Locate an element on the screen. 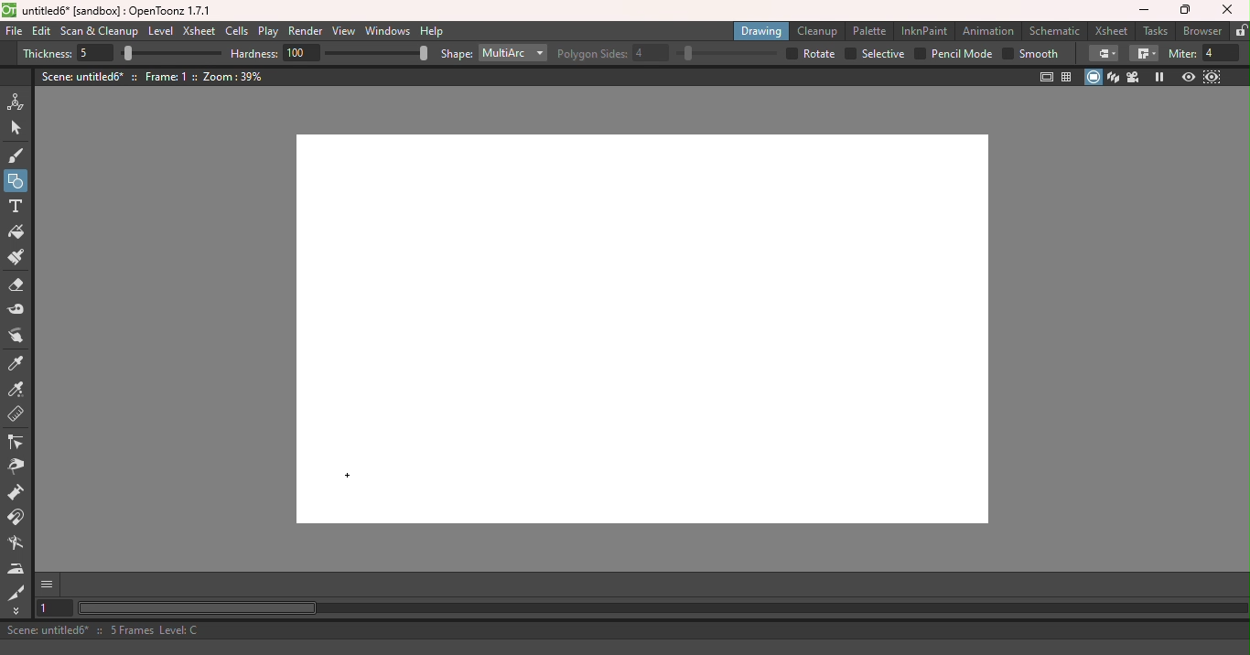 Image resolution: width=1250 pixels, height=655 pixels. Maximize is located at coordinates (1182, 12).